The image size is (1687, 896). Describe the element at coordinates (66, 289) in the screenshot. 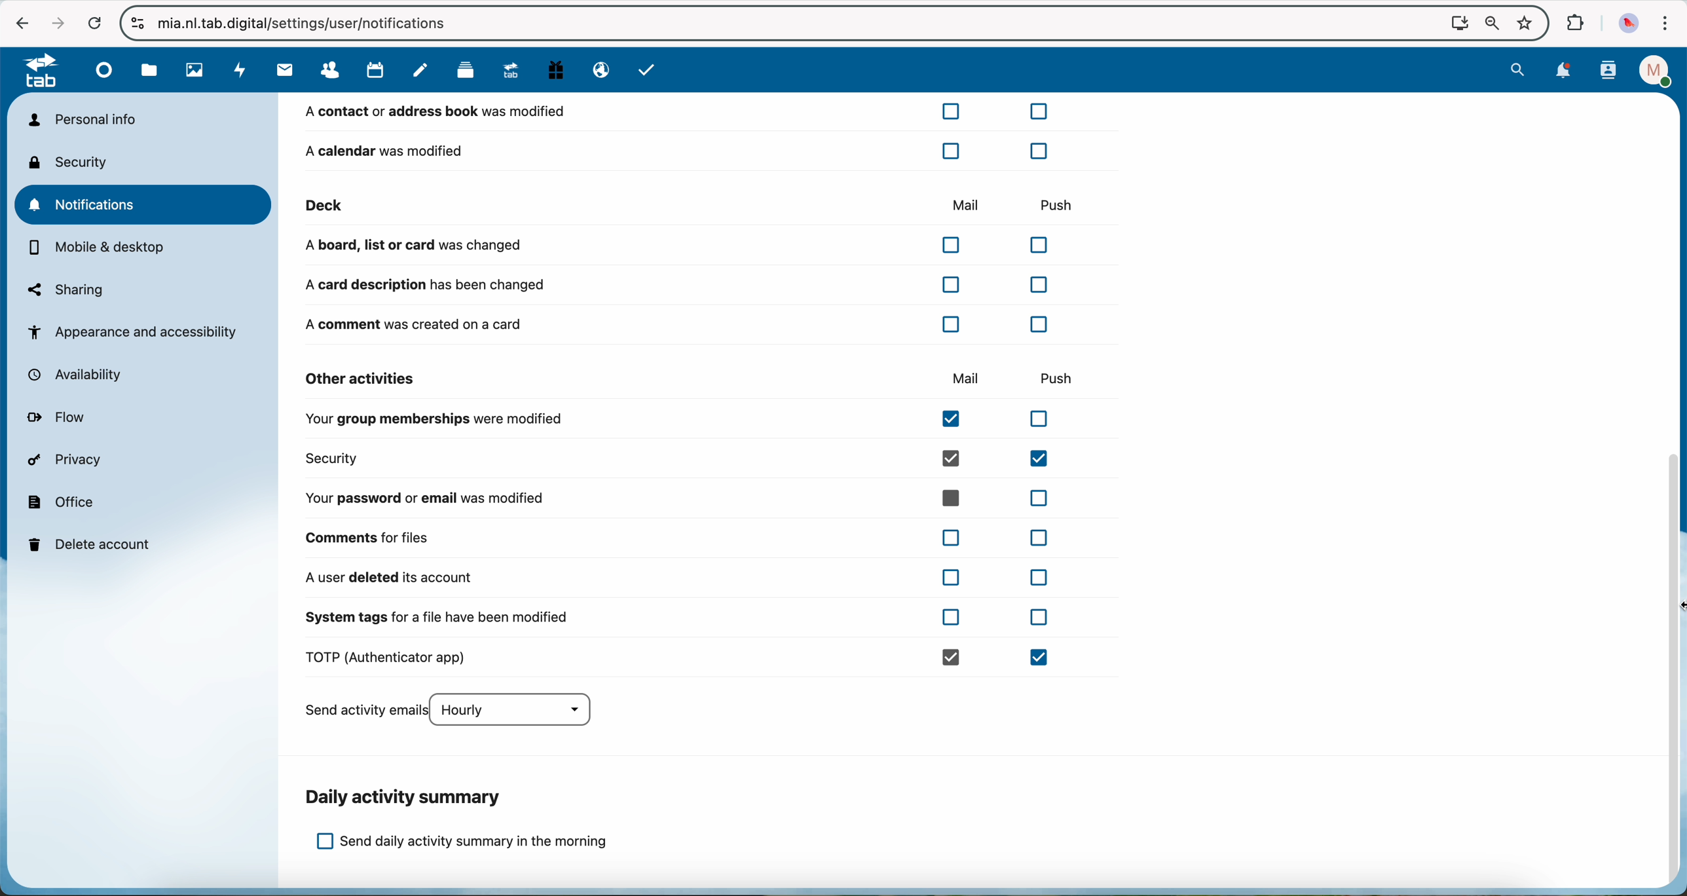

I see `sharing` at that location.